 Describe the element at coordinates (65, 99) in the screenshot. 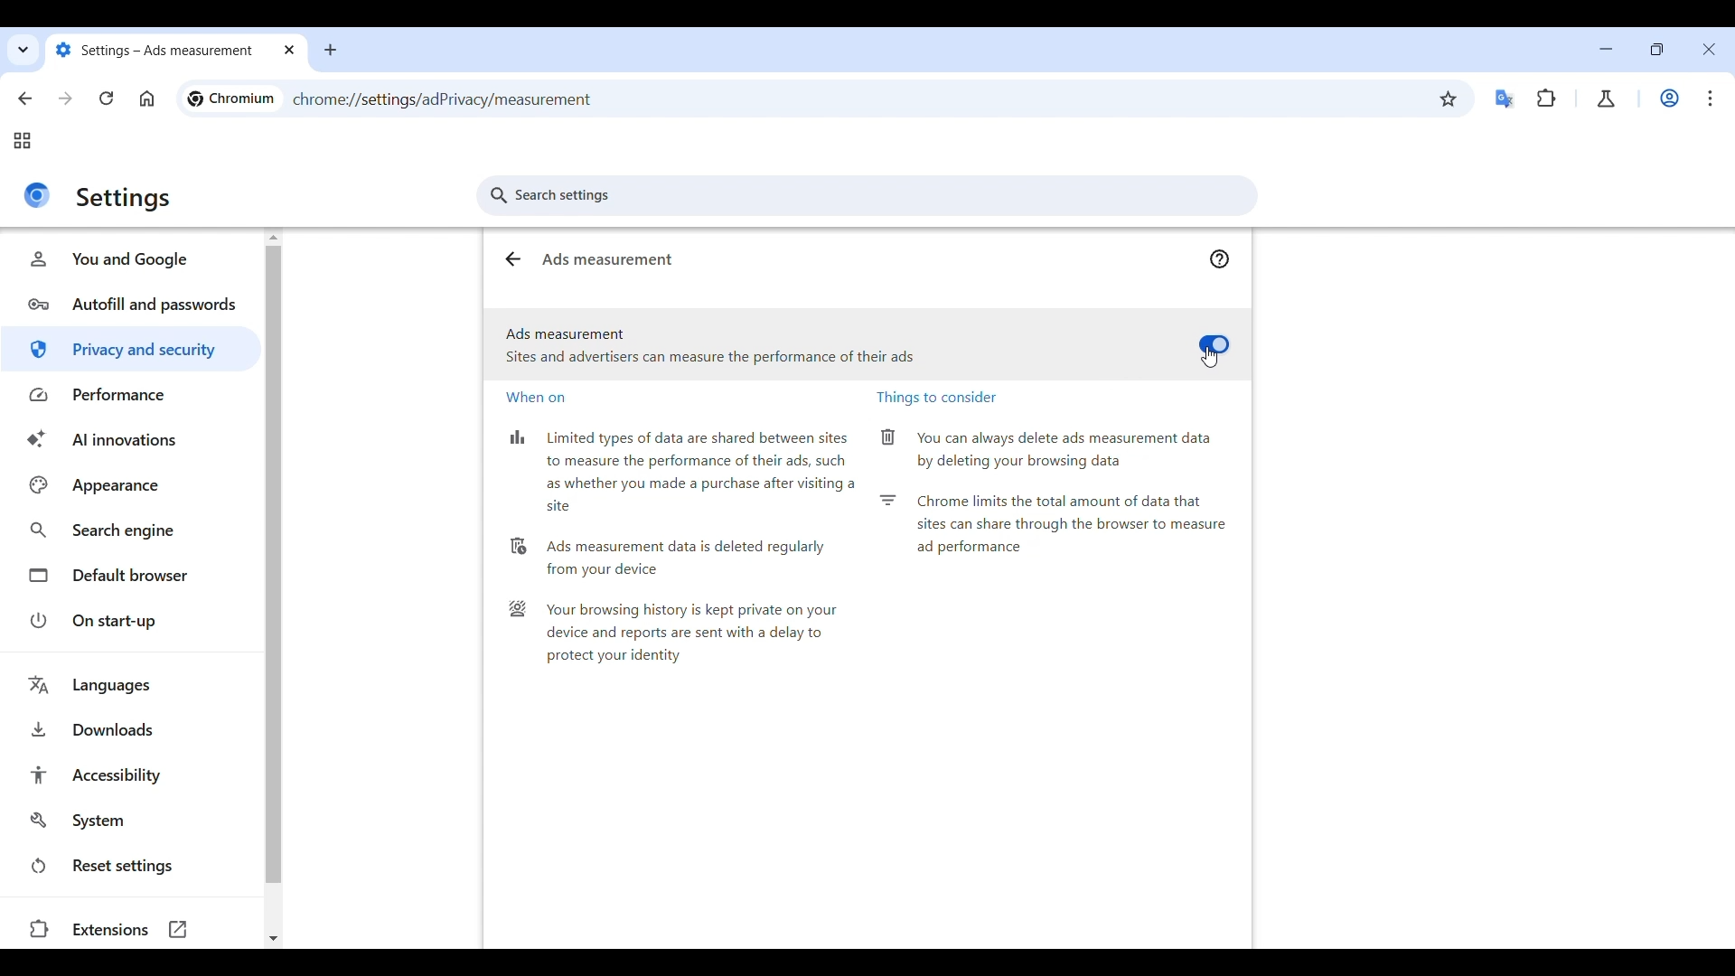

I see `Go forward` at that location.